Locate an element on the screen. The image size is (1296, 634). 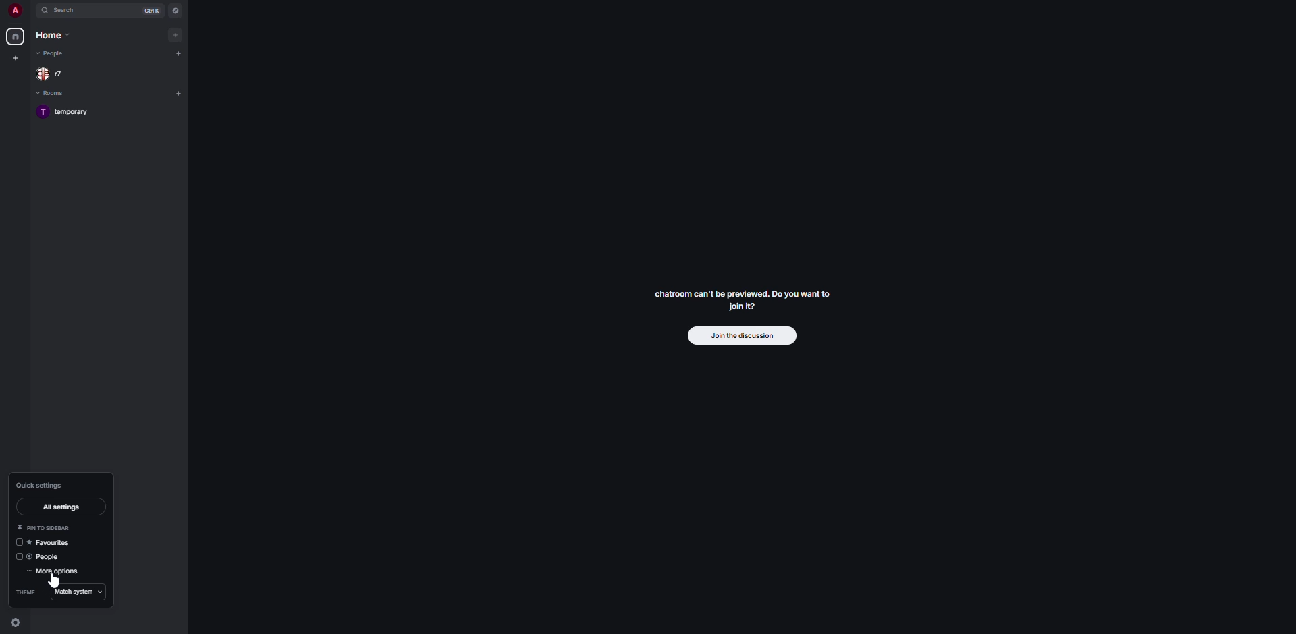
people is located at coordinates (51, 74).